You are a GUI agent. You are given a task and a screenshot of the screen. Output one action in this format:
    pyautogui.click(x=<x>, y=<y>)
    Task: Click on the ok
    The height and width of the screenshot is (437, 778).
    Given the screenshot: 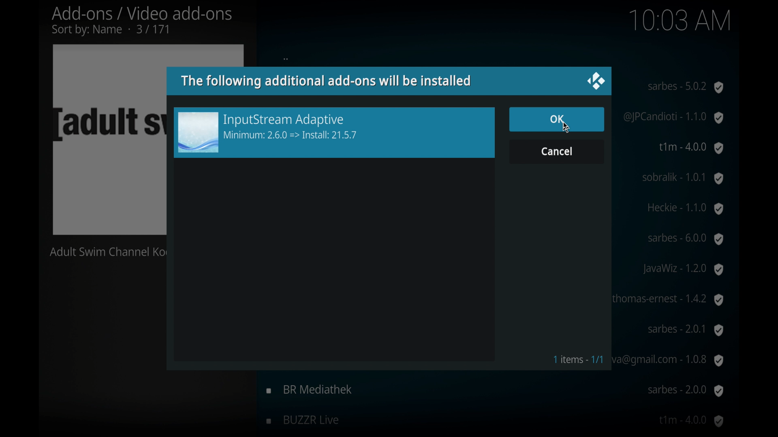 What is the action you would take?
    pyautogui.click(x=557, y=119)
    